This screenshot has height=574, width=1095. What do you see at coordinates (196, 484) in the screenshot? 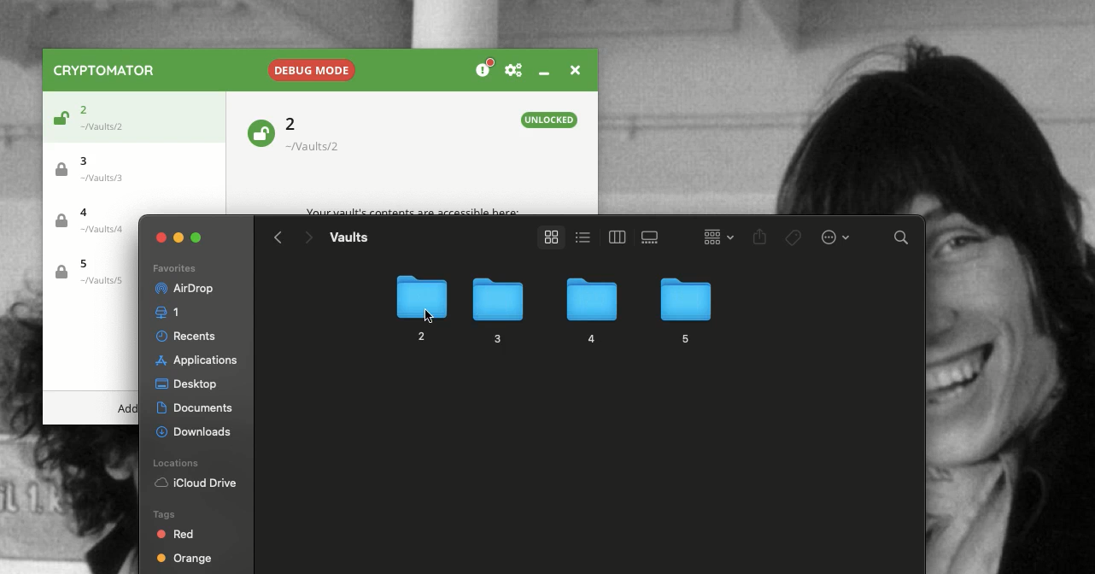
I see `iCloud Drive` at bounding box center [196, 484].